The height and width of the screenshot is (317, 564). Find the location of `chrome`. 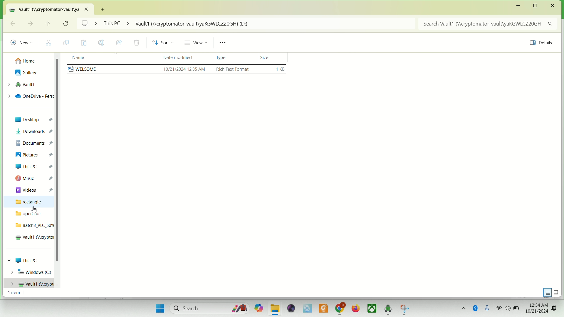

chrome is located at coordinates (340, 308).